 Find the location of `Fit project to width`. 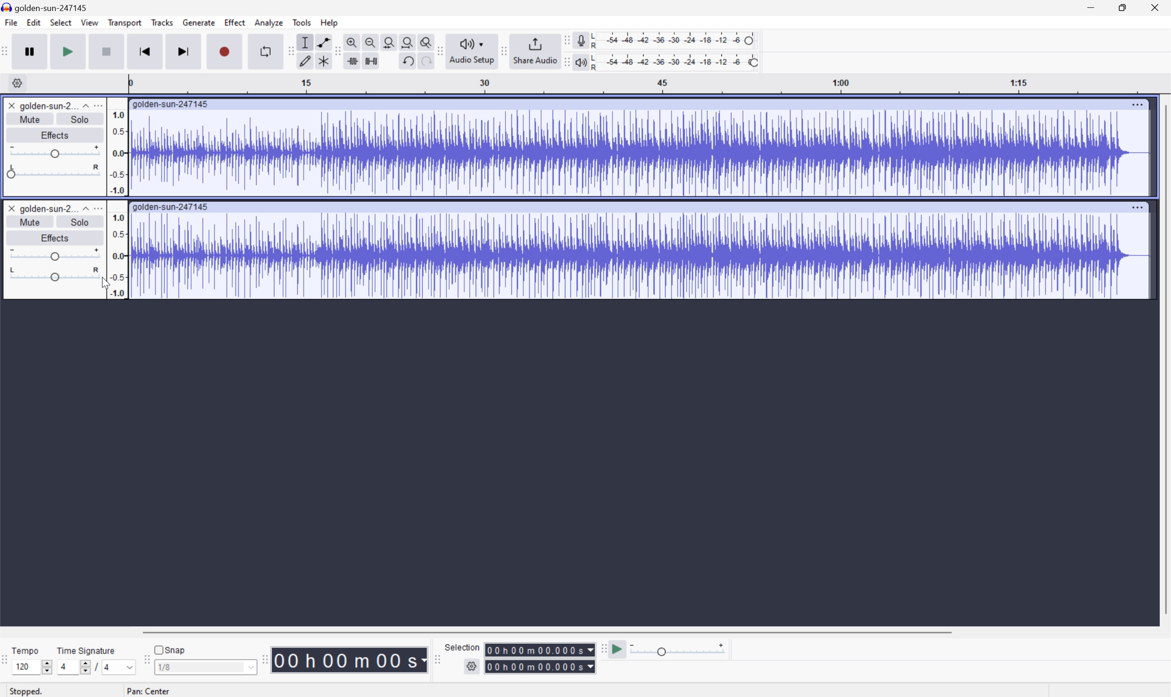

Fit project to width is located at coordinates (405, 41).